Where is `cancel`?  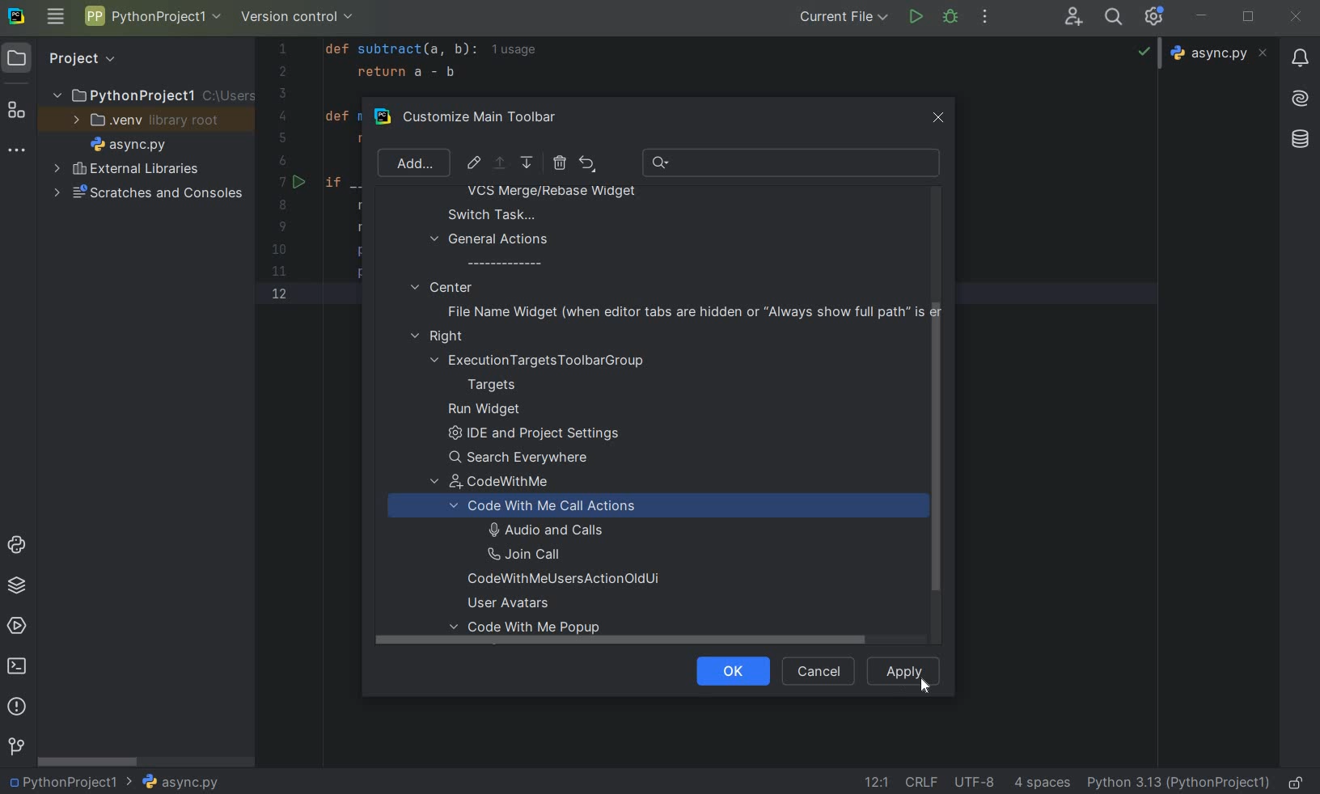
cancel is located at coordinates (815, 672).